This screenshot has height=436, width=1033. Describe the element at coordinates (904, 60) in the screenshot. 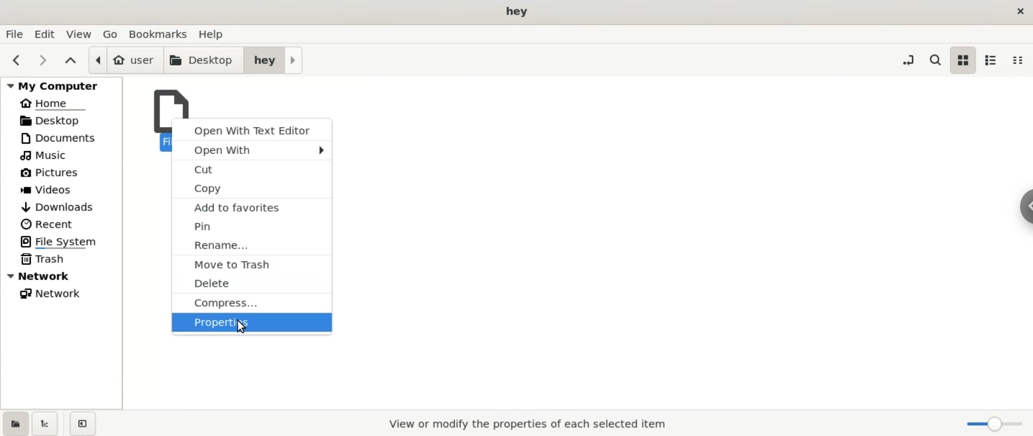

I see `toggle location entry` at that location.